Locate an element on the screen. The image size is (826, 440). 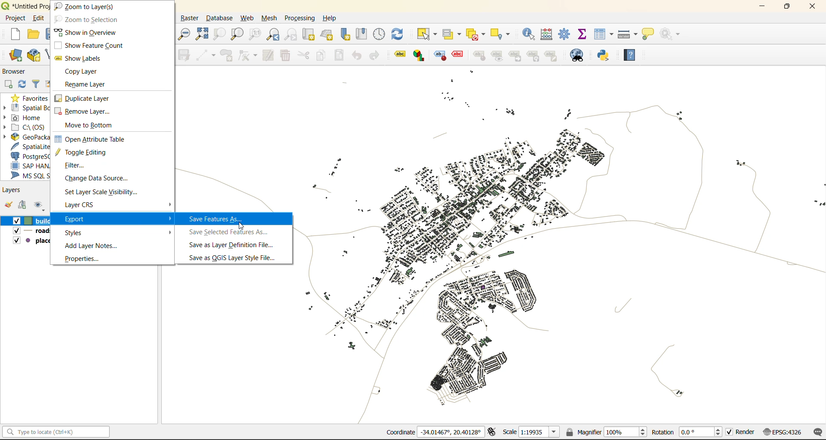
save edits is located at coordinates (184, 54).